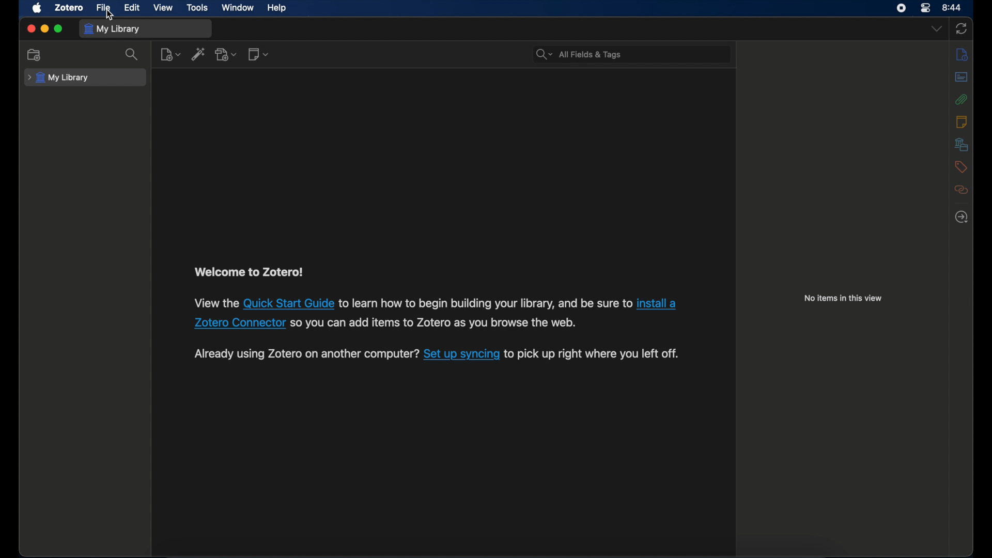  Describe the element at coordinates (215, 304) in the screenshot. I see `software information` at that location.